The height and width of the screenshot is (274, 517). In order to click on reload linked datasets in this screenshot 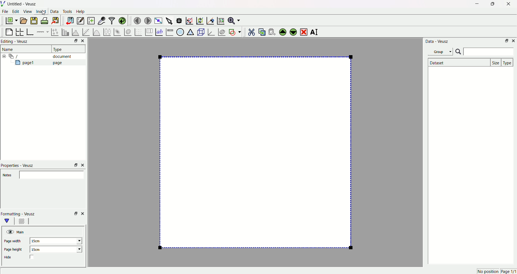, I will do `click(123, 20)`.